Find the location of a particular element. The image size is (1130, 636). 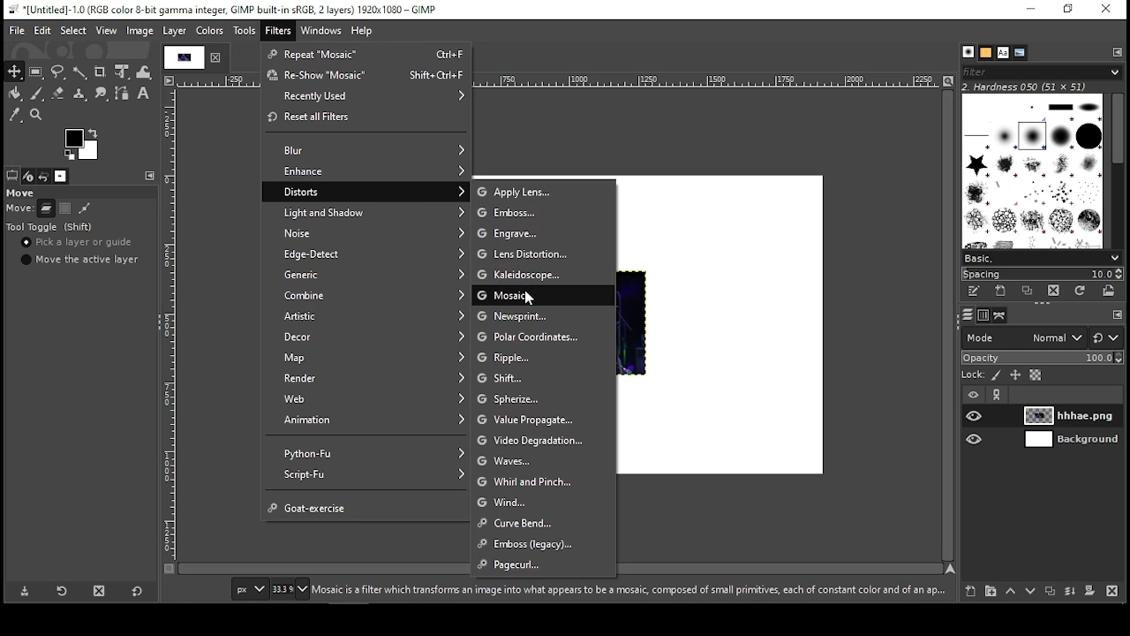

scroll bar is located at coordinates (950, 325).